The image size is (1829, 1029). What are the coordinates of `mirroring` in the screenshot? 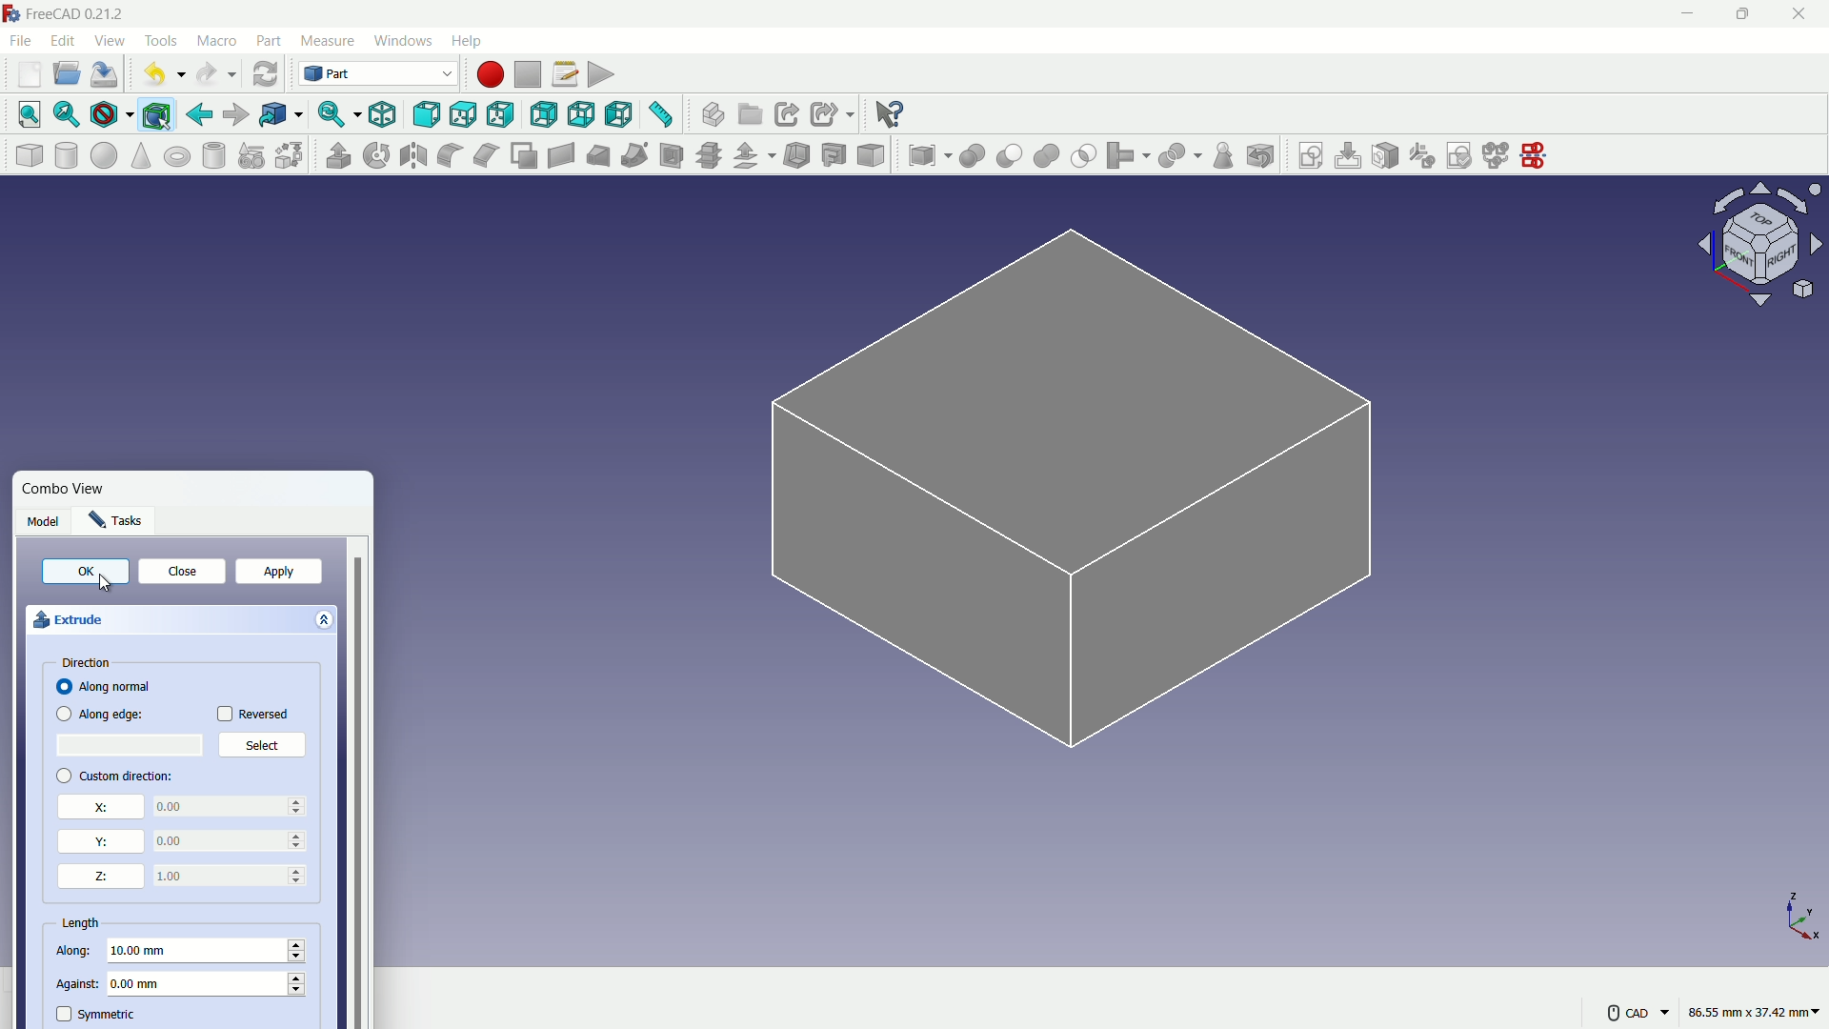 It's located at (414, 155).